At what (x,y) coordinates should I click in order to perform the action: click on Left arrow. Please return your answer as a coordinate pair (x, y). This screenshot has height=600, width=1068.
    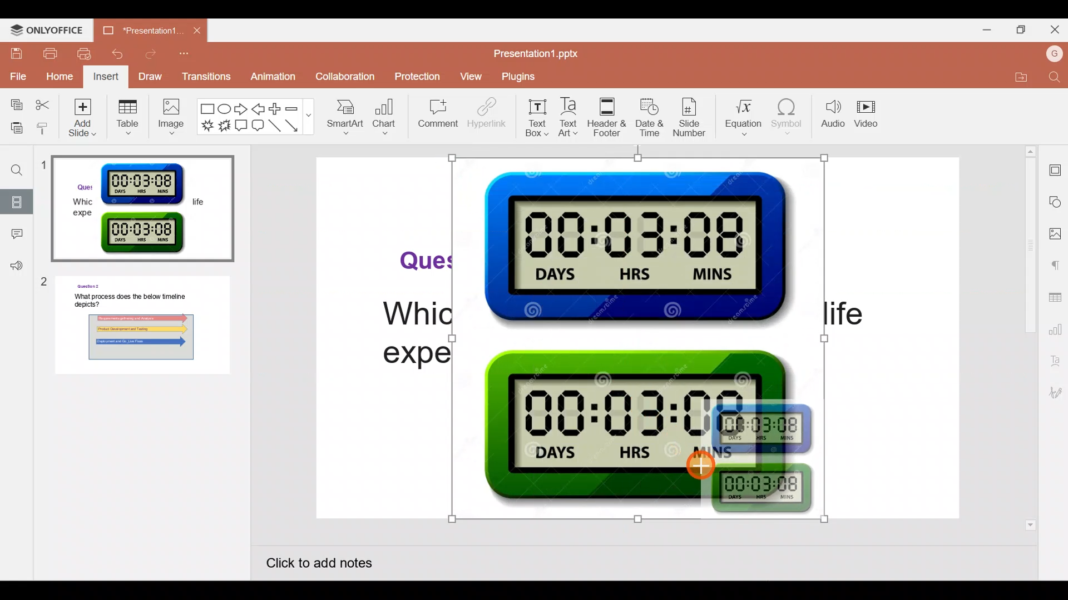
    Looking at the image, I should click on (261, 109).